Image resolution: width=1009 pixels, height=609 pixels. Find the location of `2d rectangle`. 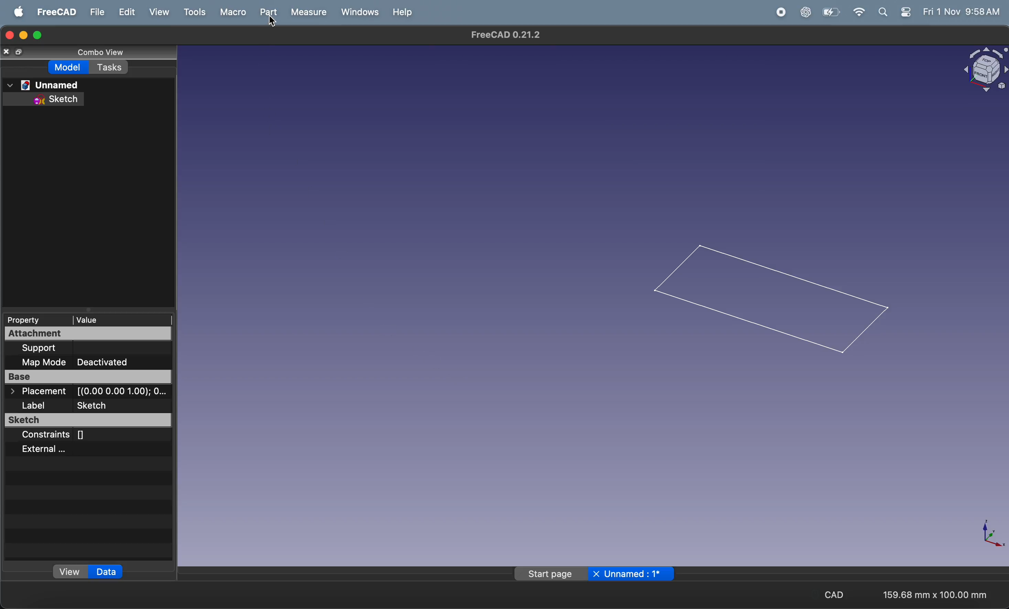

2d rectangle is located at coordinates (769, 298).